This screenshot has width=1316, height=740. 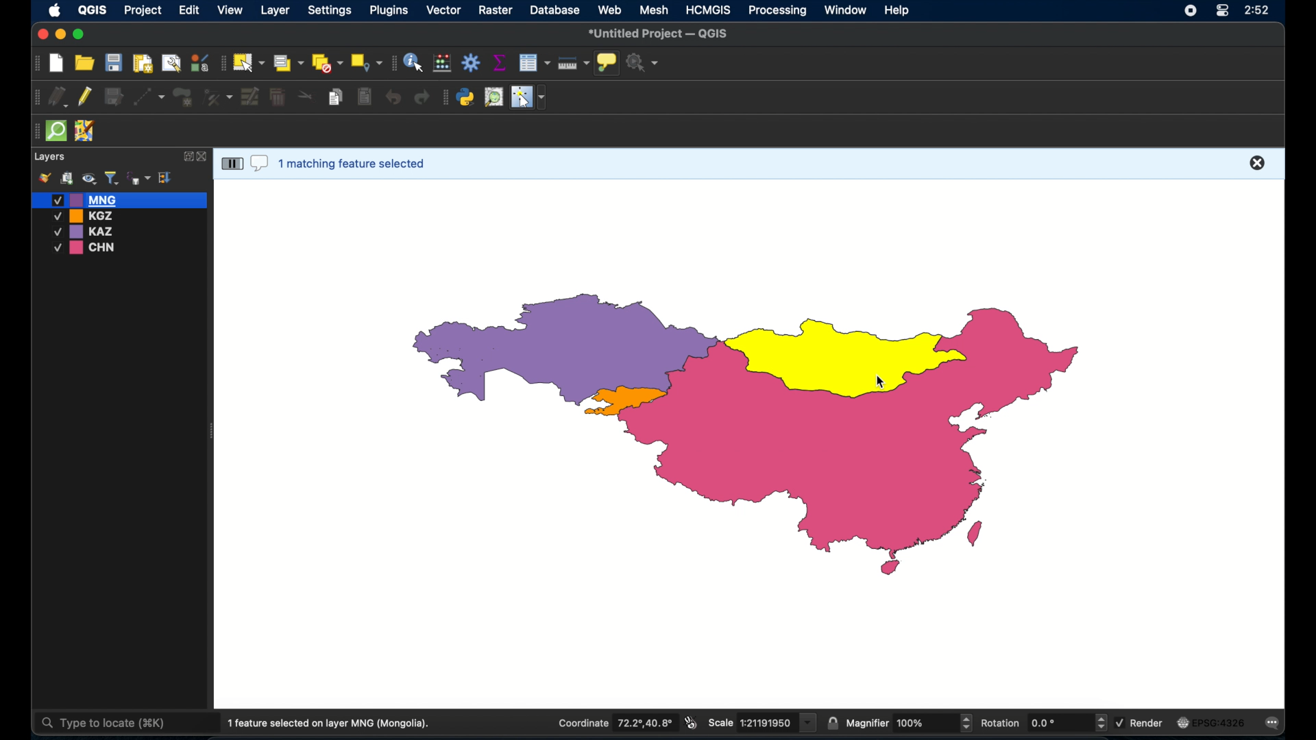 What do you see at coordinates (57, 64) in the screenshot?
I see `new project` at bounding box center [57, 64].